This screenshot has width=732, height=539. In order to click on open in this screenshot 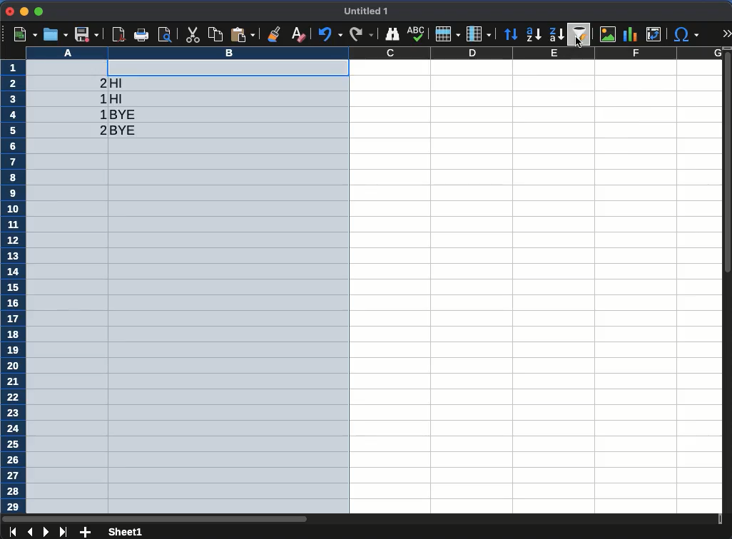, I will do `click(56, 35)`.